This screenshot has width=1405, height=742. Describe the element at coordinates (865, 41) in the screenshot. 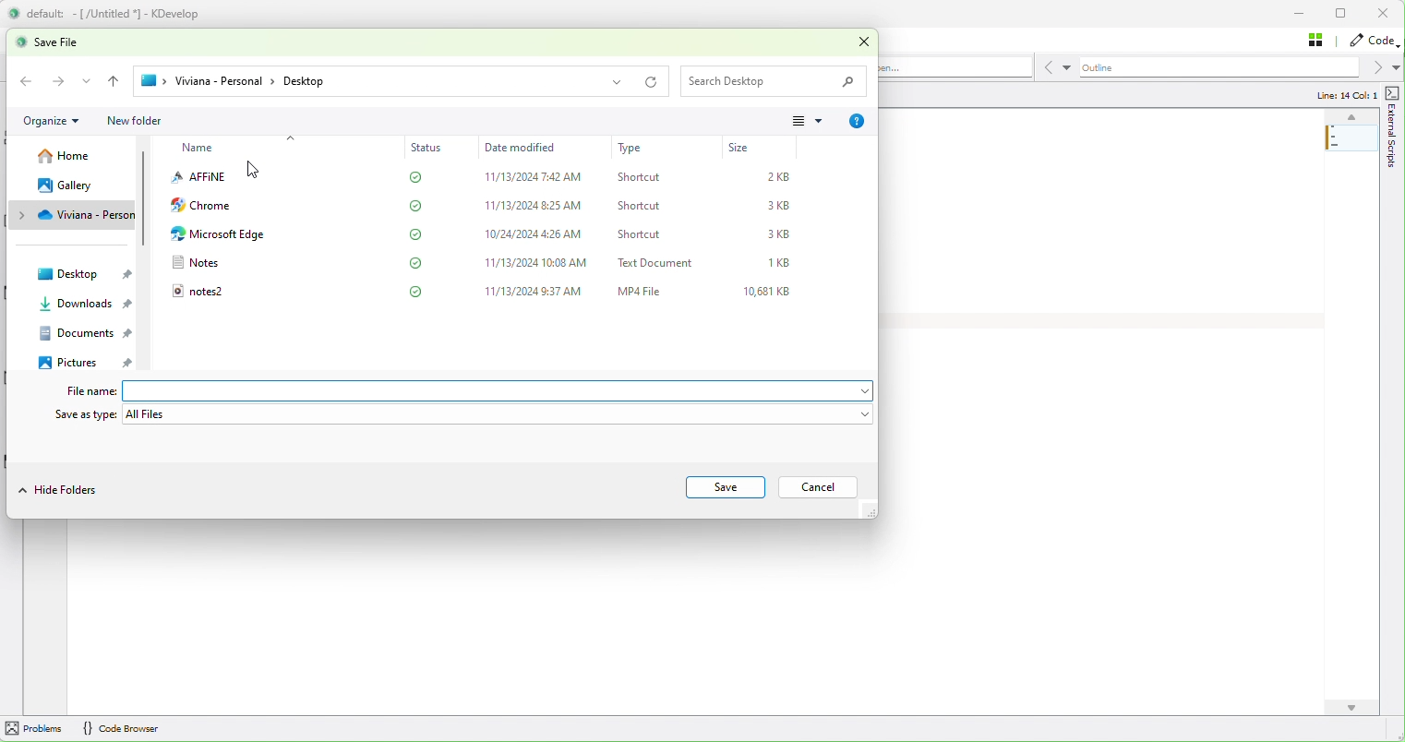

I see `Close` at that location.